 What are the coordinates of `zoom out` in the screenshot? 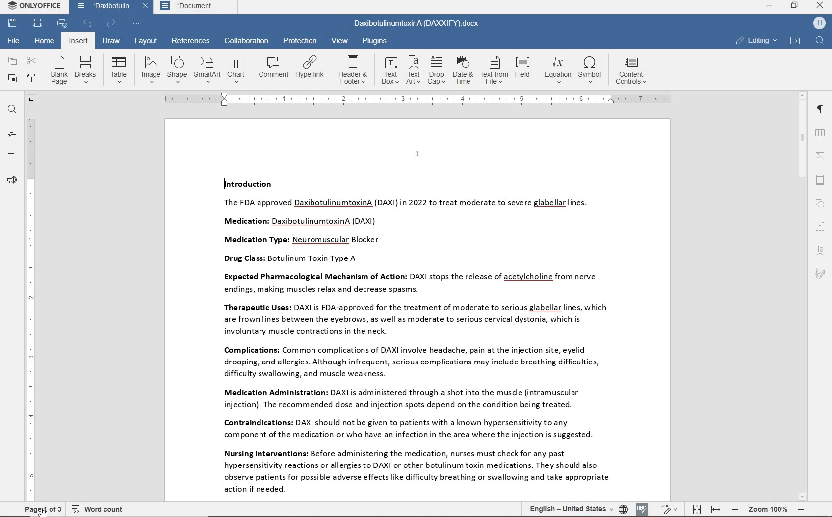 It's located at (735, 509).